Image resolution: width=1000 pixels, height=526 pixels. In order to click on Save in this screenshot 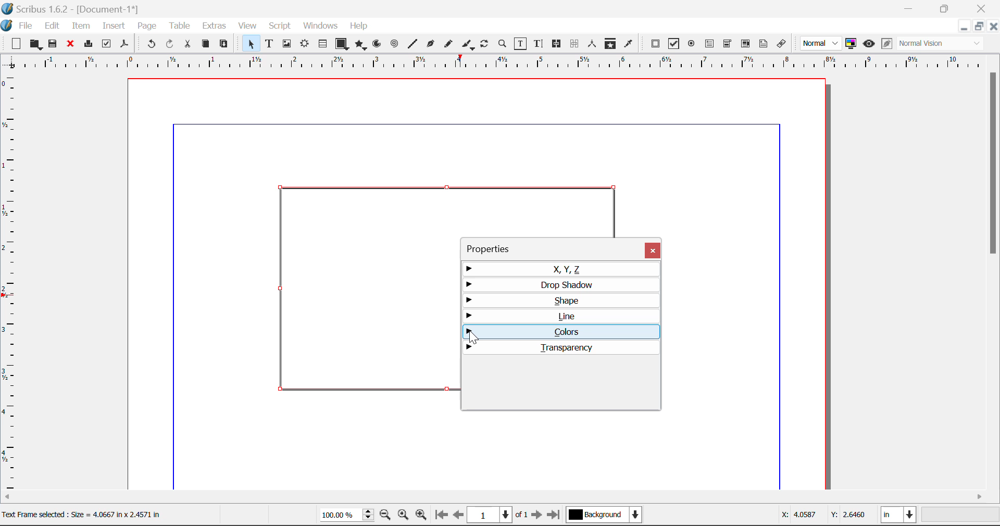, I will do `click(54, 44)`.